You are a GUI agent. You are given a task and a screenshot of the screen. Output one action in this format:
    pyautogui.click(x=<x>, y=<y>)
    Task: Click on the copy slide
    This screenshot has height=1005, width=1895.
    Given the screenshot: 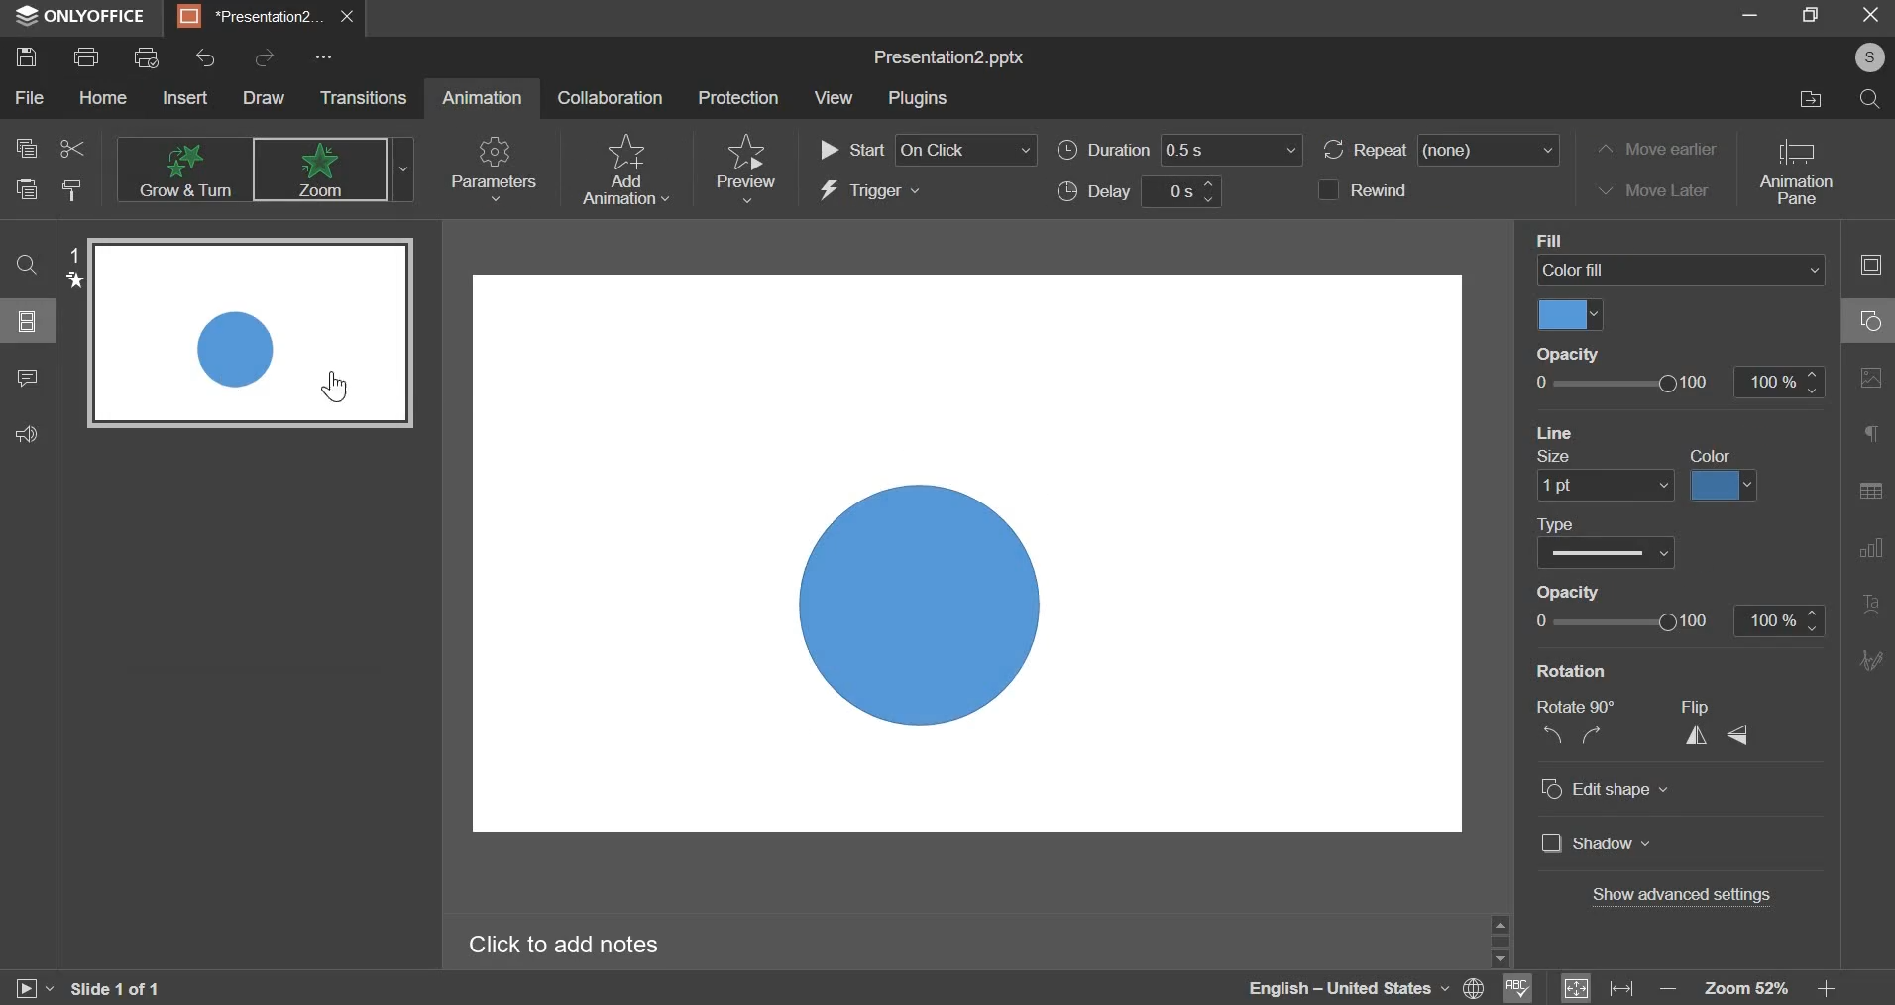 What is the action you would take?
    pyautogui.click(x=72, y=190)
    